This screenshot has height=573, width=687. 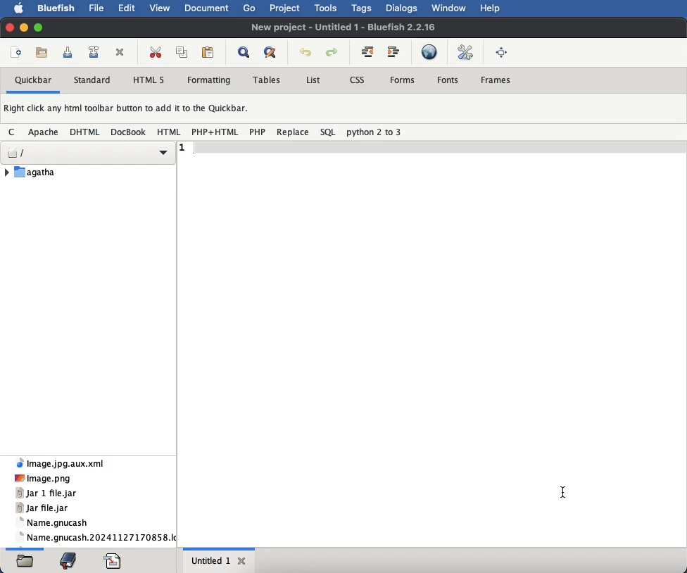 What do you see at coordinates (132, 111) in the screenshot?
I see `Right click any html toolbar button to add it to the Quickbar` at bounding box center [132, 111].